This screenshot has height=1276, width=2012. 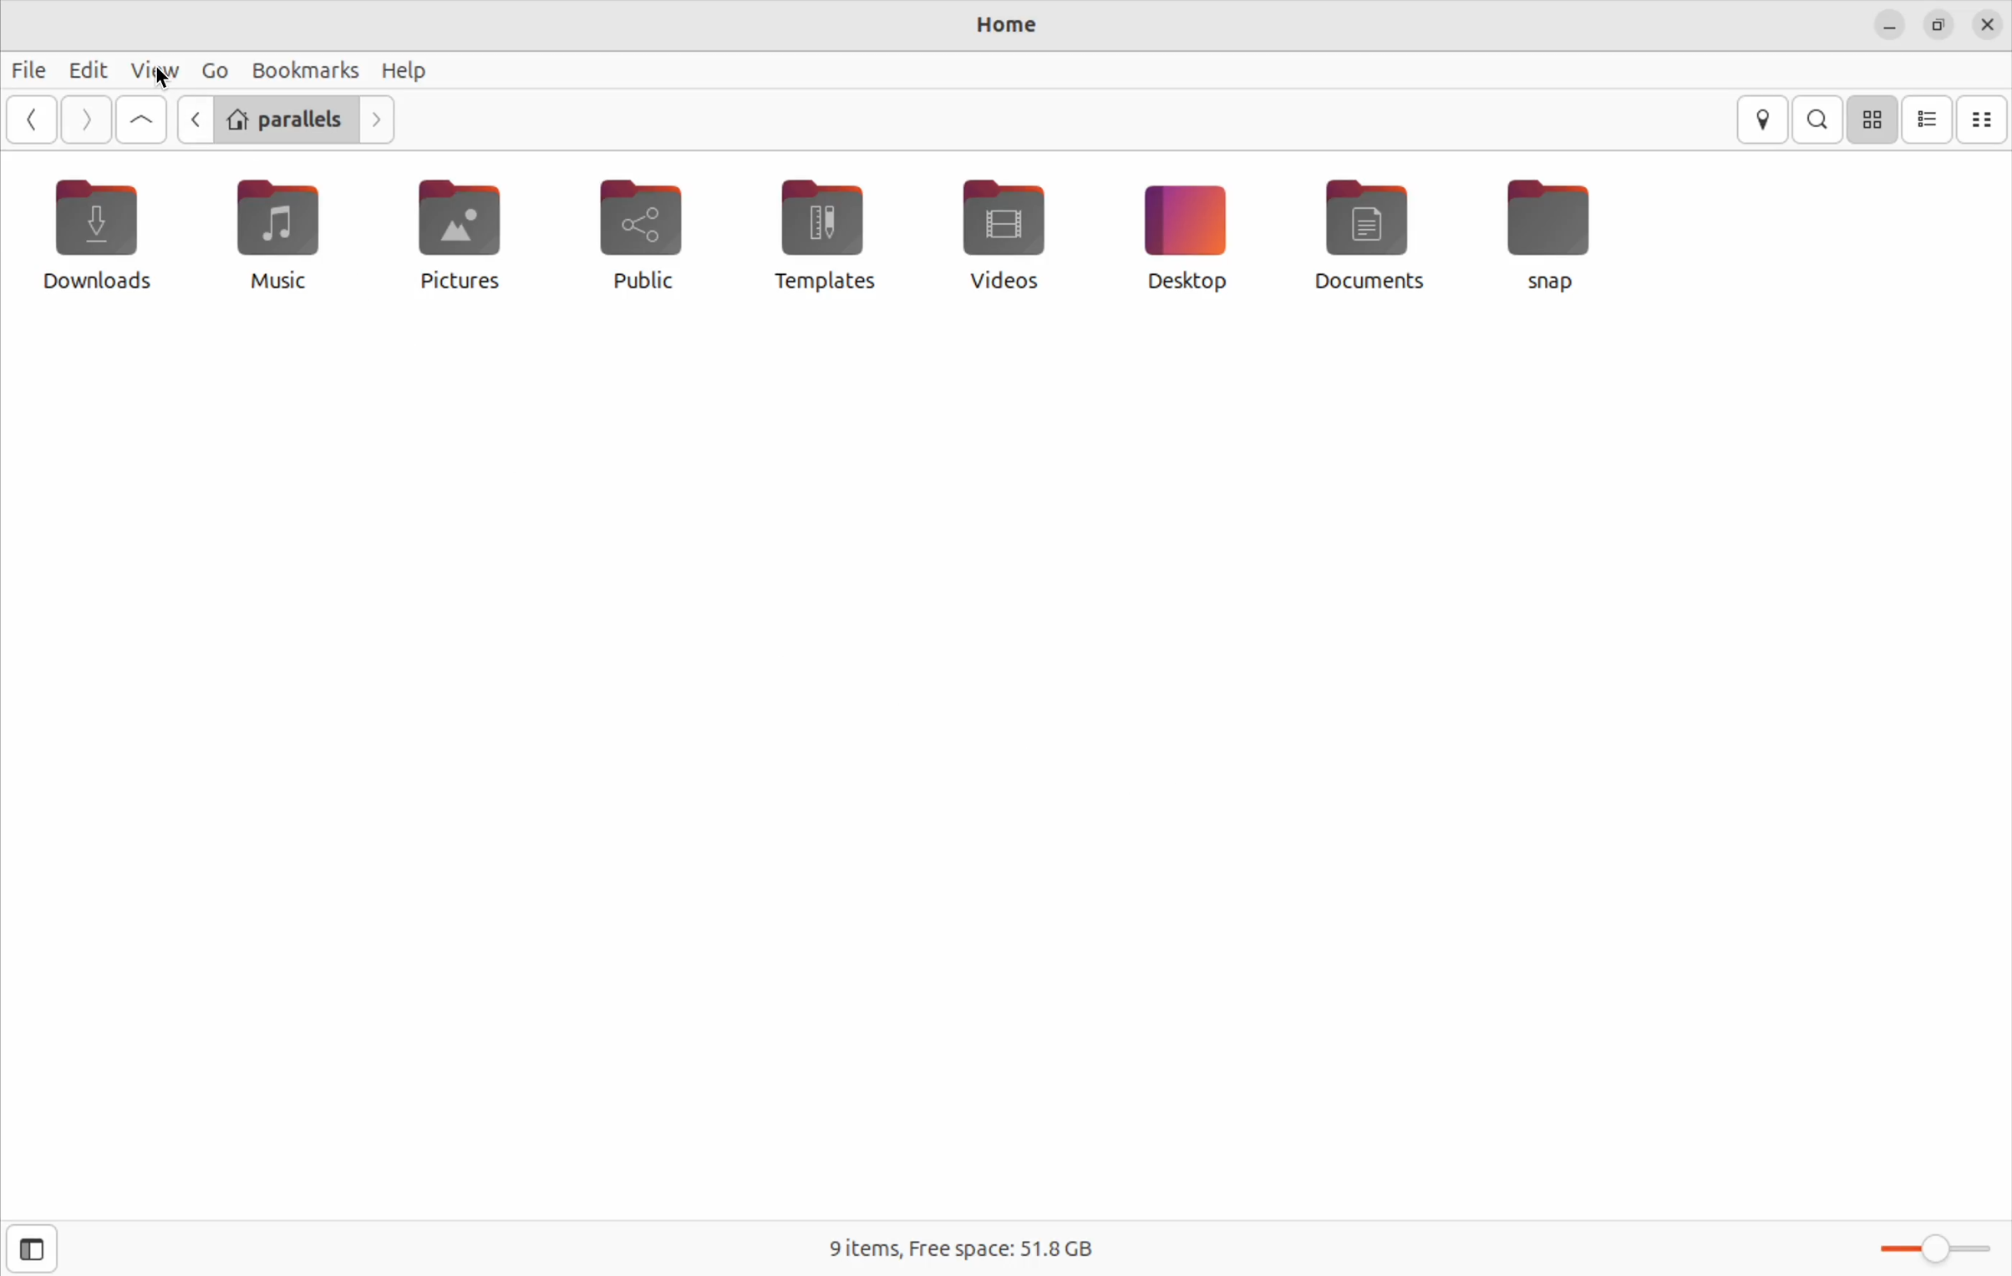 I want to click on open side bar, so click(x=33, y=1249).